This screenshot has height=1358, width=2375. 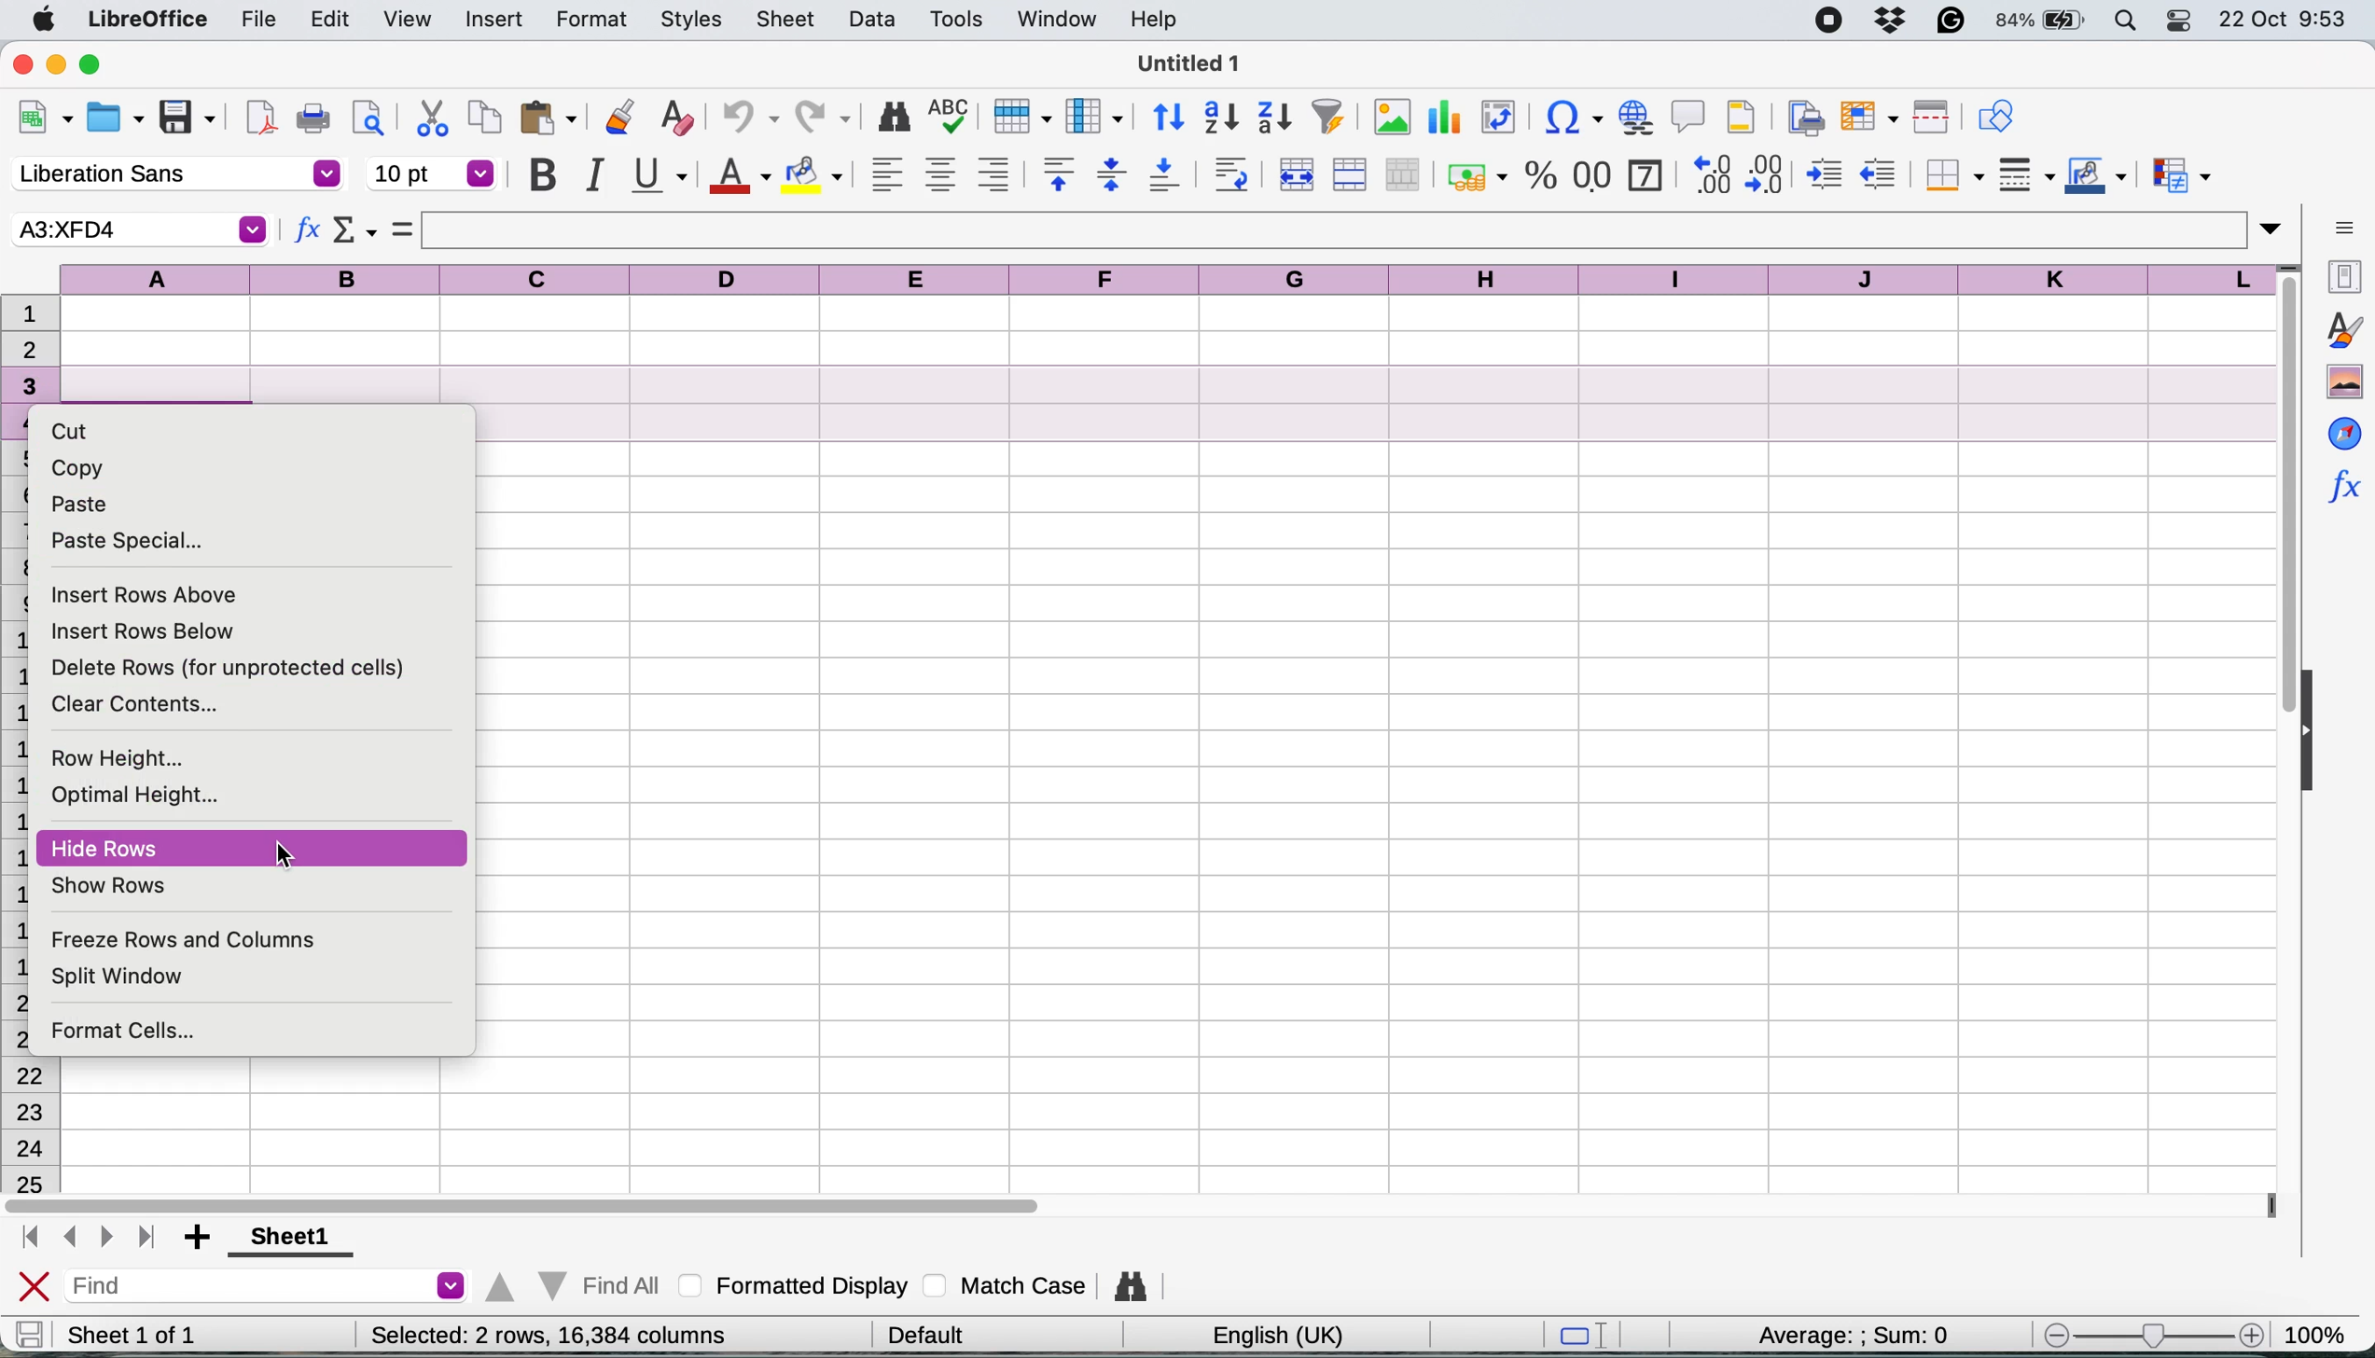 I want to click on italic, so click(x=592, y=174).